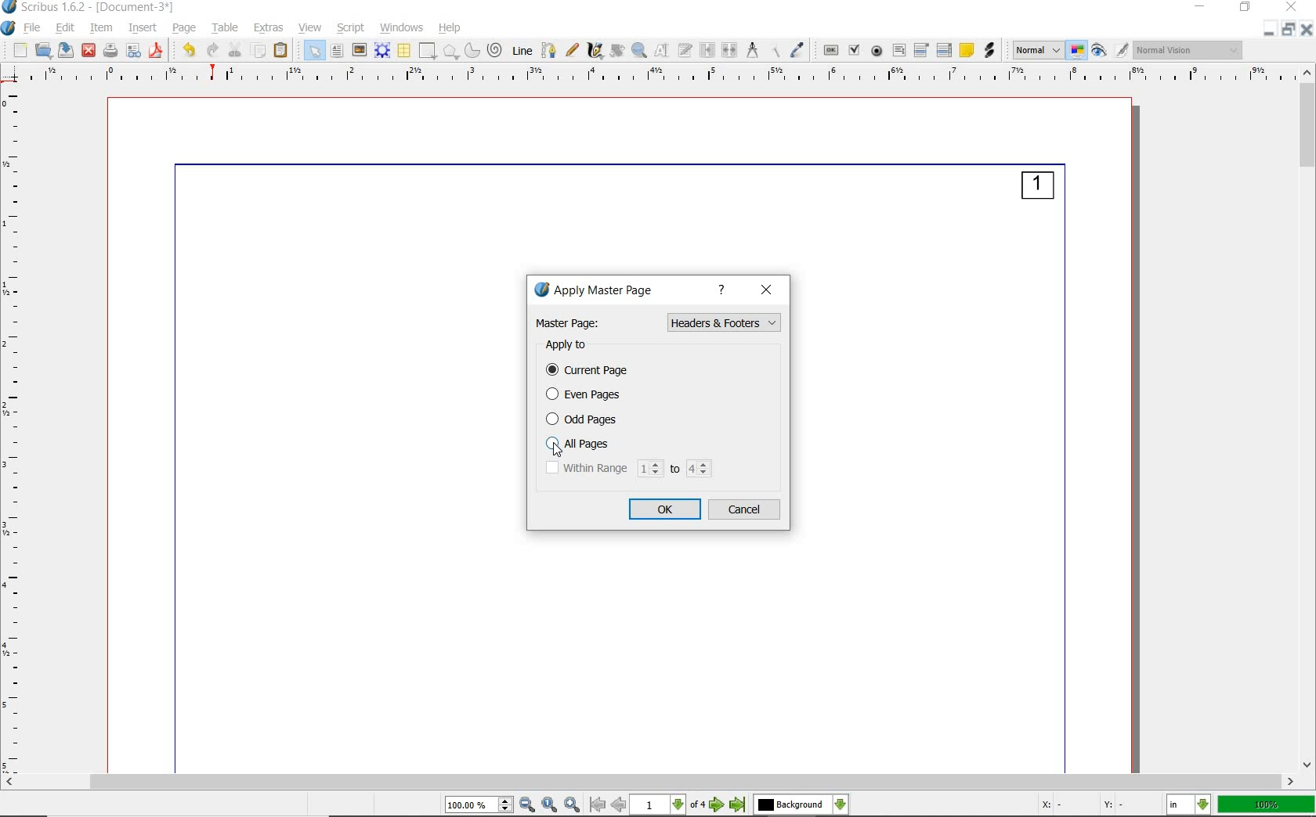  What do you see at coordinates (730, 50) in the screenshot?
I see `unlink text frames` at bounding box center [730, 50].